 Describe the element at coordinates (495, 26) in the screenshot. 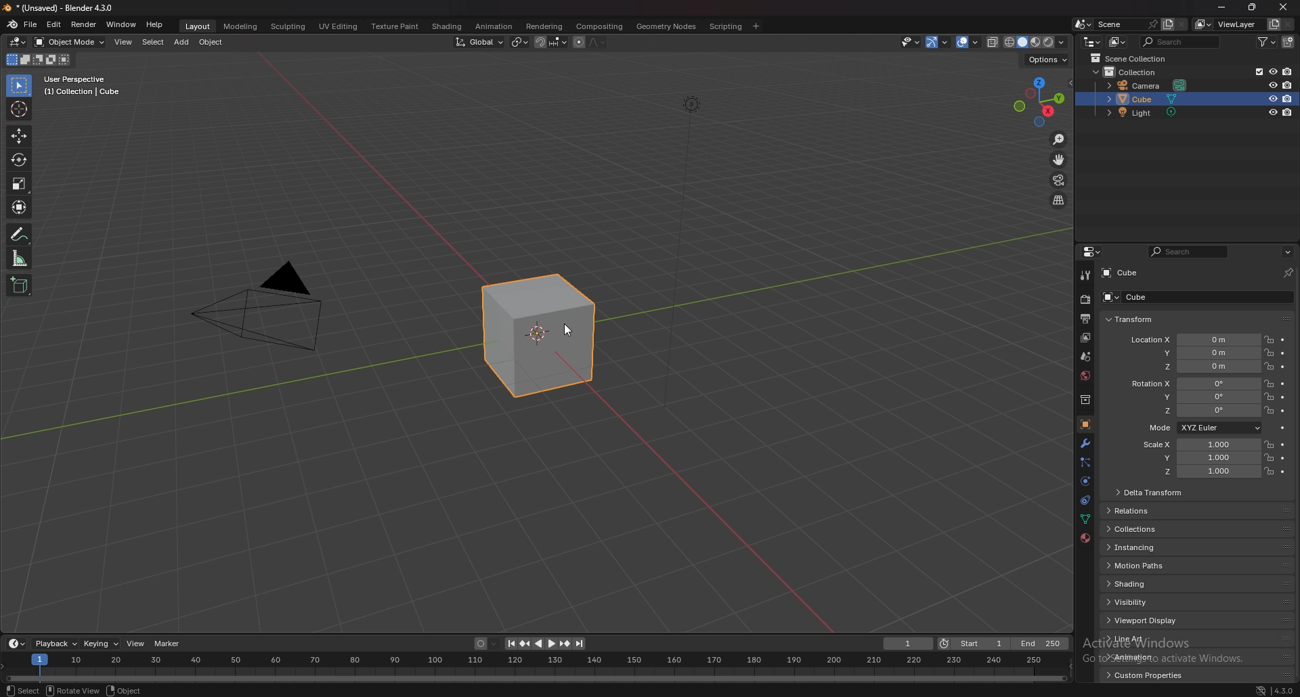

I see `animation` at that location.